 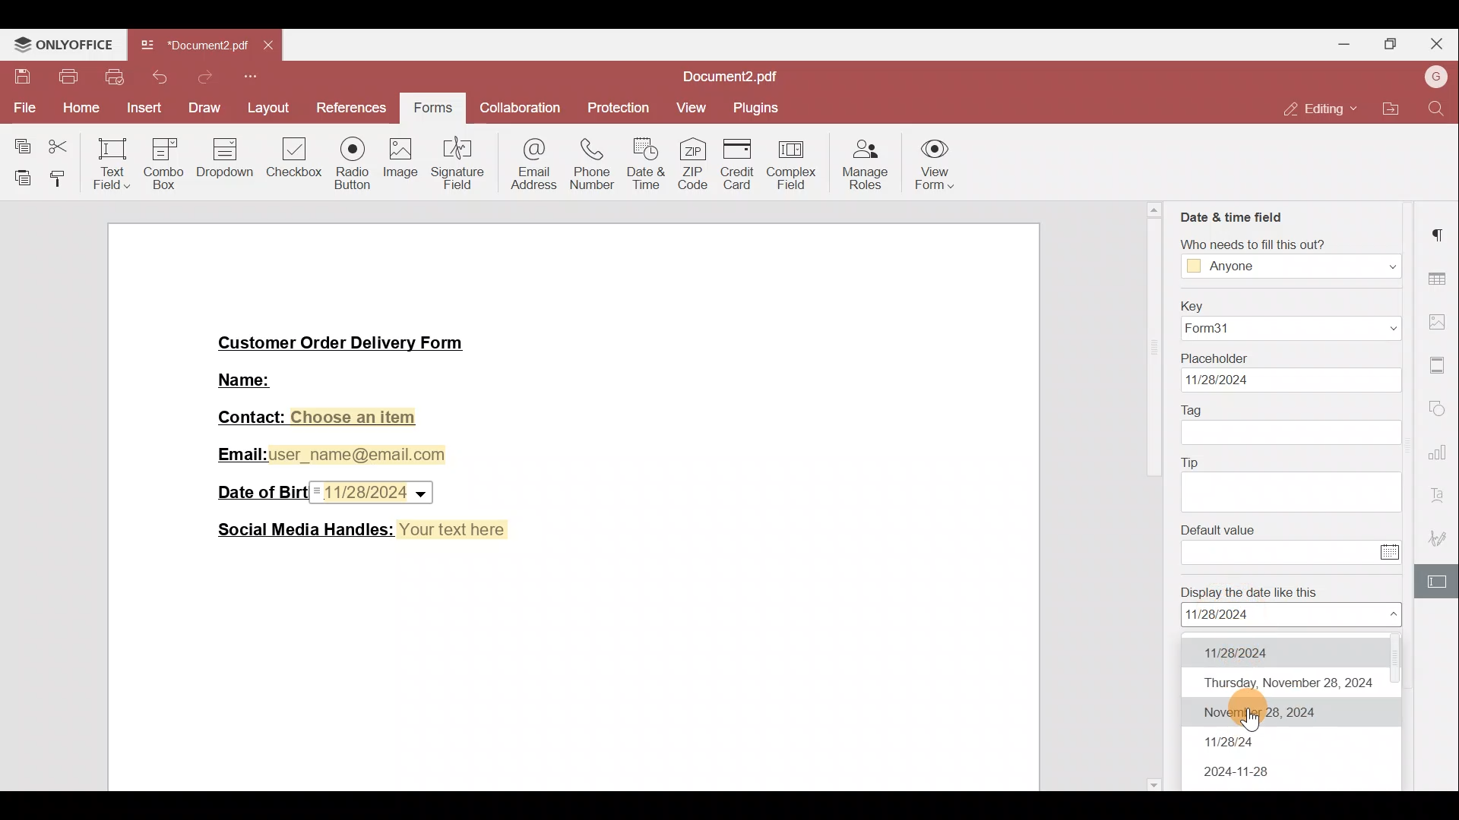 What do you see at coordinates (1220, 529) in the screenshot?
I see `Default value` at bounding box center [1220, 529].